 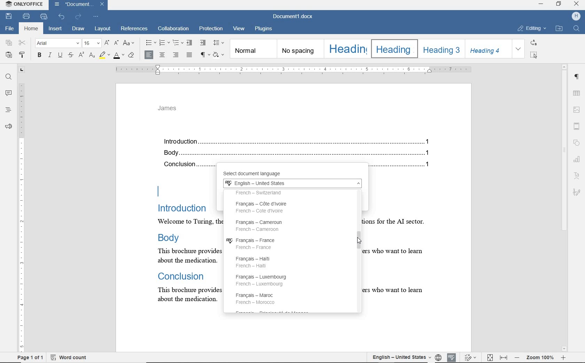 What do you see at coordinates (190, 42) in the screenshot?
I see `decrease indent` at bounding box center [190, 42].